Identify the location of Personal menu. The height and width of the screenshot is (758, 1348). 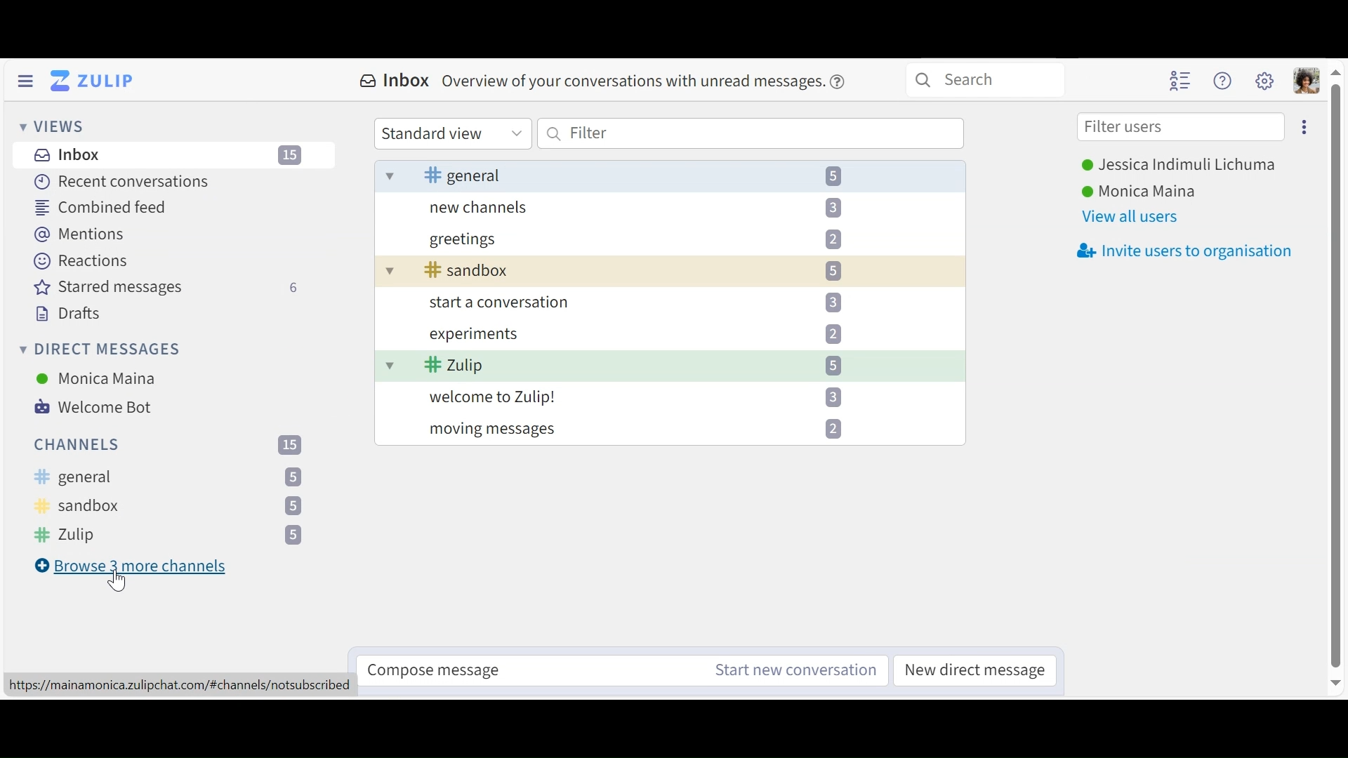
(1307, 80).